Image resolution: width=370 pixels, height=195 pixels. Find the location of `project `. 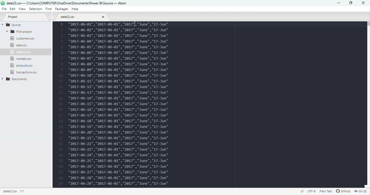

project  is located at coordinates (26, 17).